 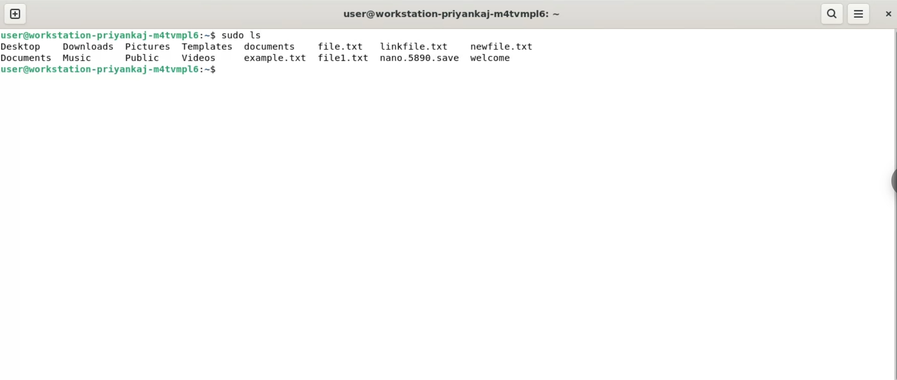 What do you see at coordinates (831, 14) in the screenshot?
I see `search` at bounding box center [831, 14].